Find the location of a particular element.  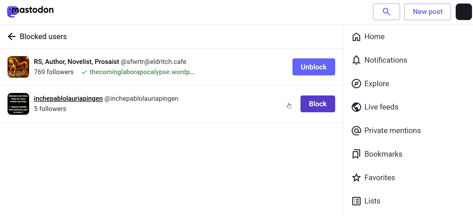

blocked users is located at coordinates (50, 37).